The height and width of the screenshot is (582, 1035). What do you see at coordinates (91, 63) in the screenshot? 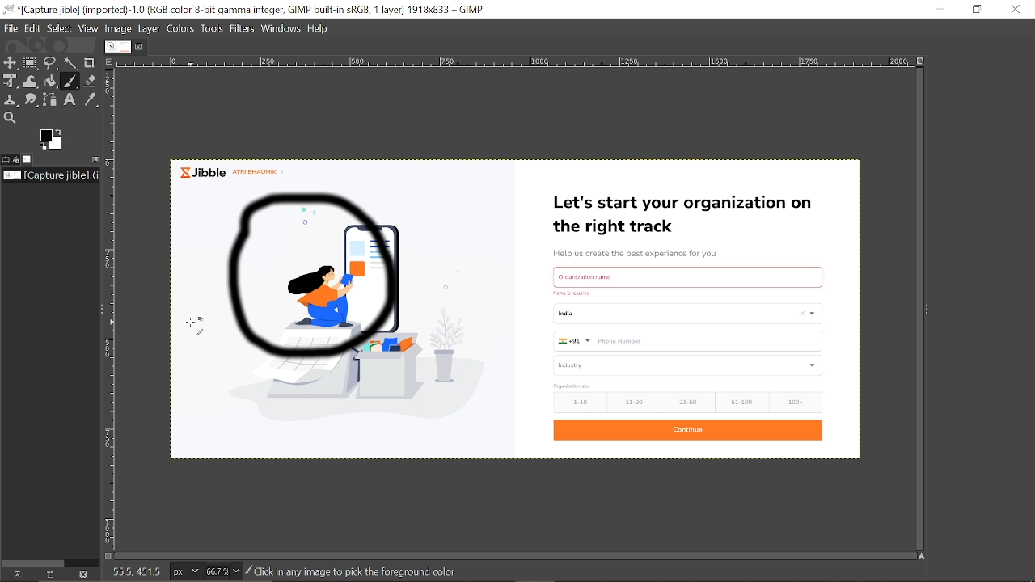
I see `Crop tool` at bounding box center [91, 63].